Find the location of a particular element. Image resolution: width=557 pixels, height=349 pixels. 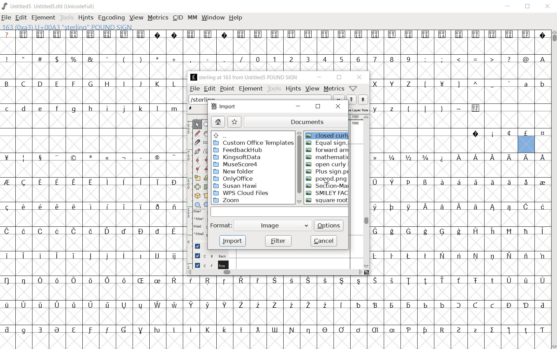

scrollbar is located at coordinates (366, 192).